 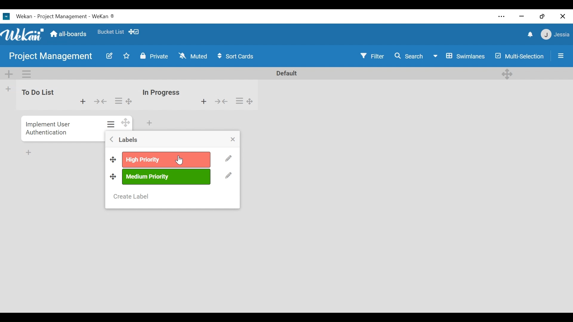 What do you see at coordinates (5, 17) in the screenshot?
I see `wekan logo` at bounding box center [5, 17].